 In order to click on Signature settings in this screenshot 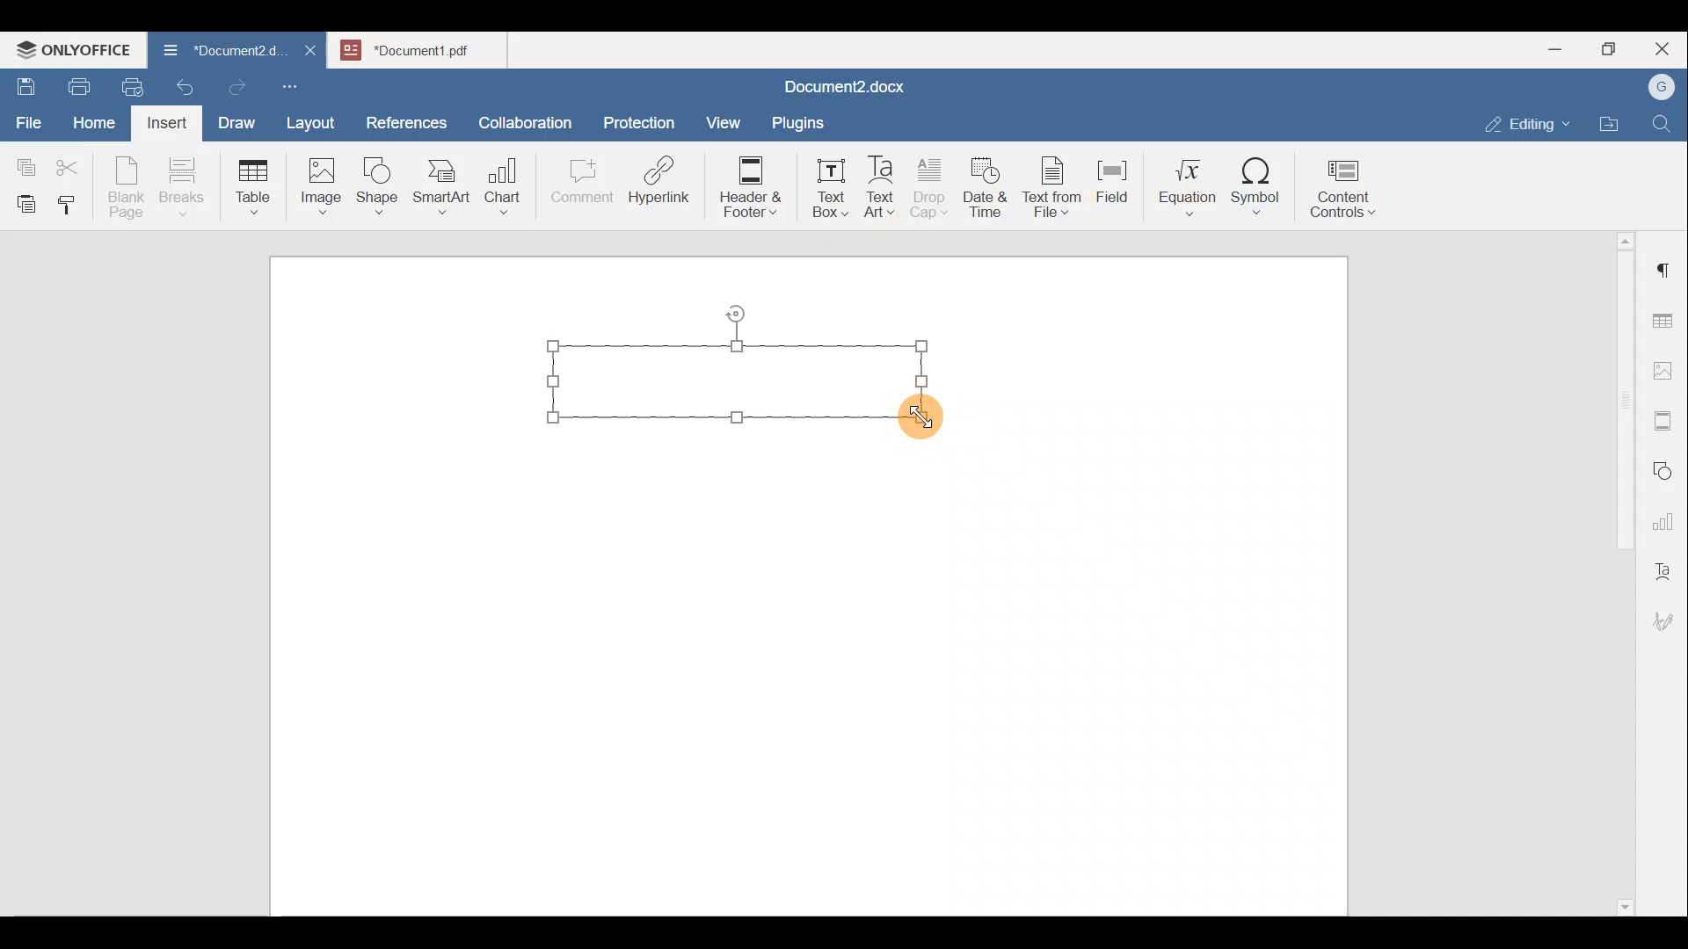, I will do `click(1668, 615)`.